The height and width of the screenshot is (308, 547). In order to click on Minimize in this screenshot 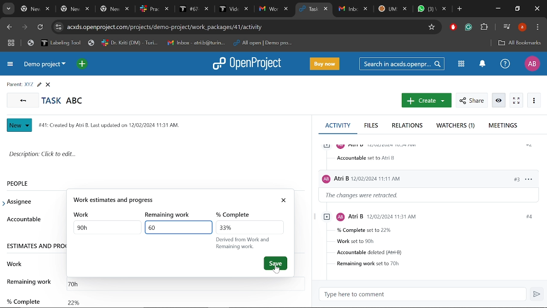, I will do `click(497, 9)`.